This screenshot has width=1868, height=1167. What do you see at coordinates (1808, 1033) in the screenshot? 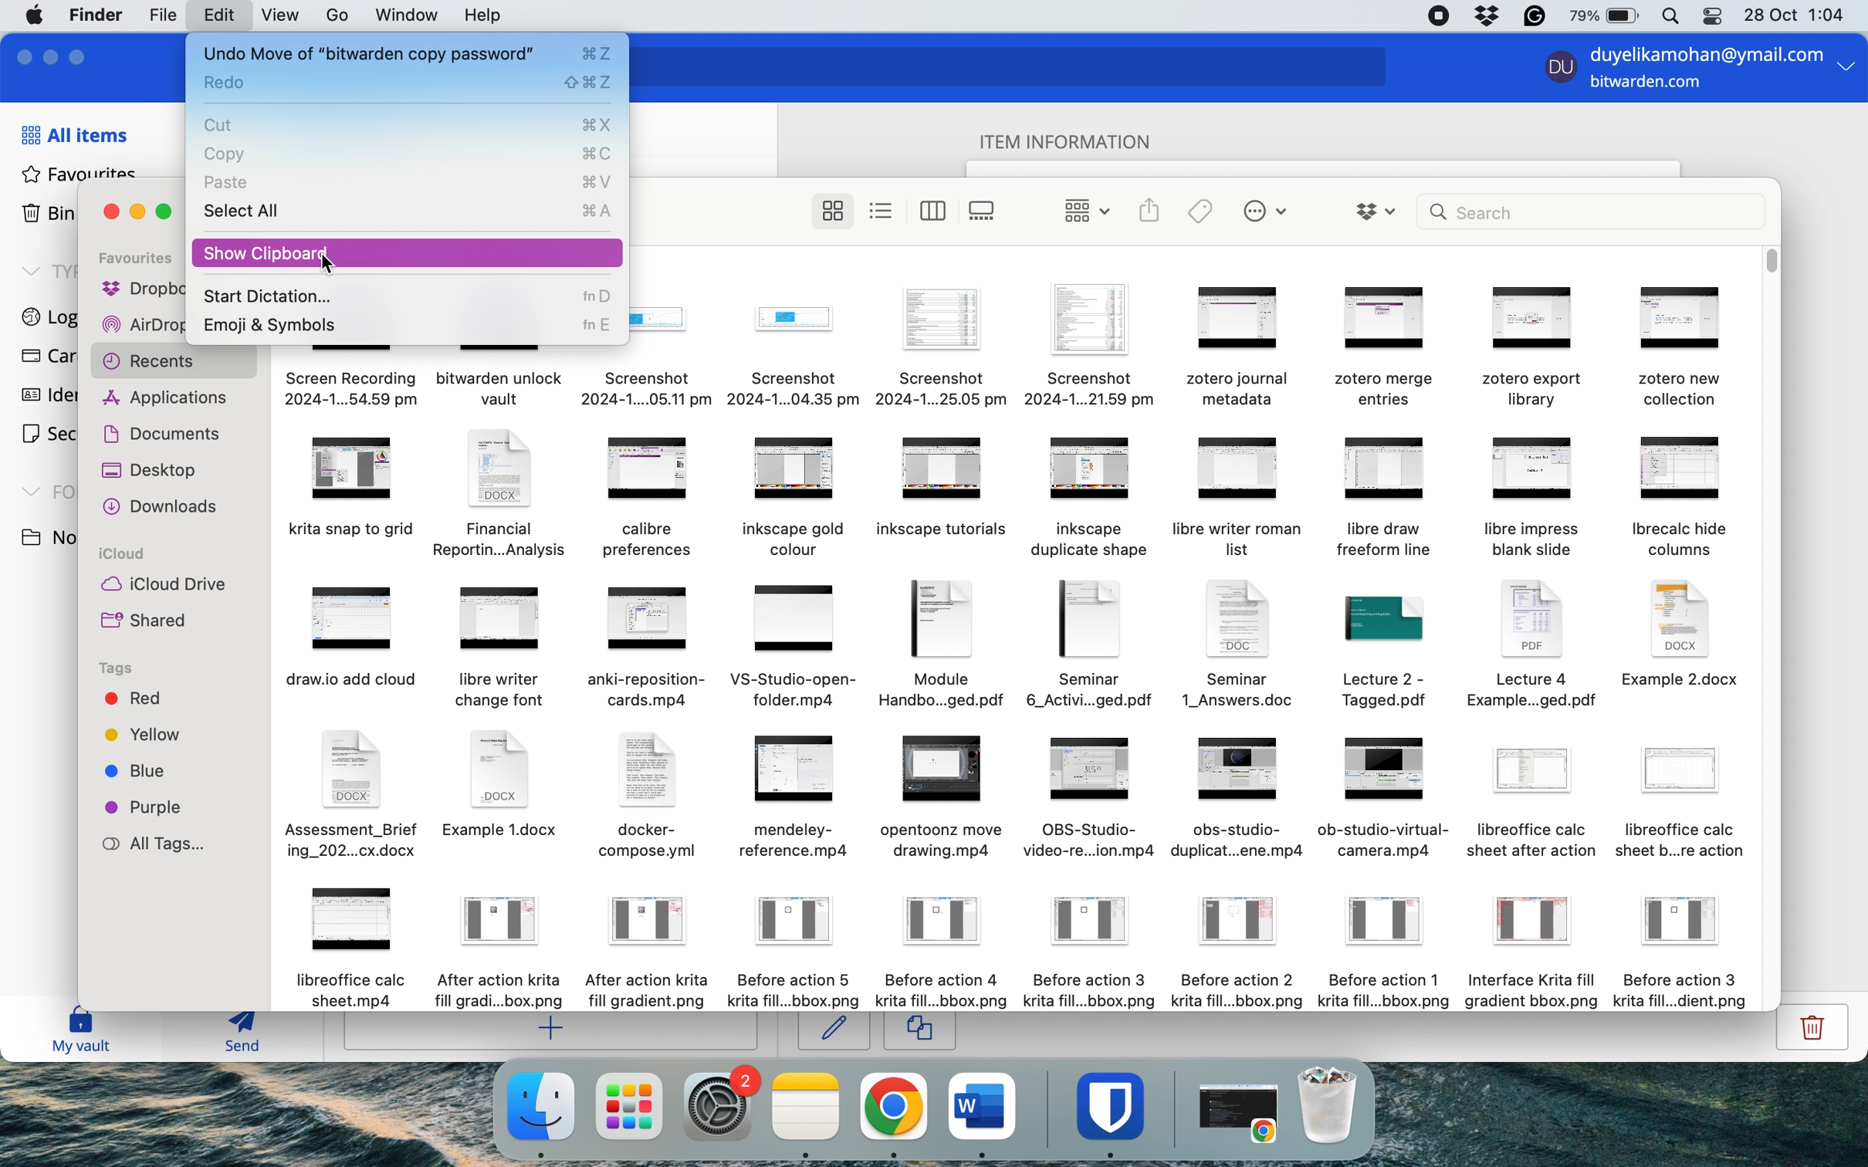
I see `delete` at bounding box center [1808, 1033].